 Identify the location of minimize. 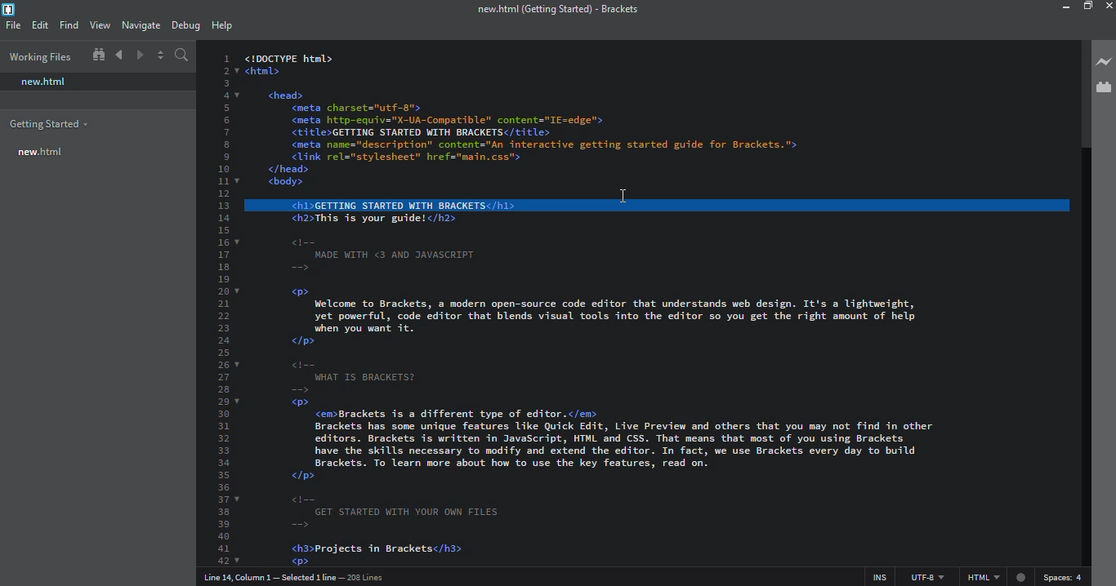
(1056, 8).